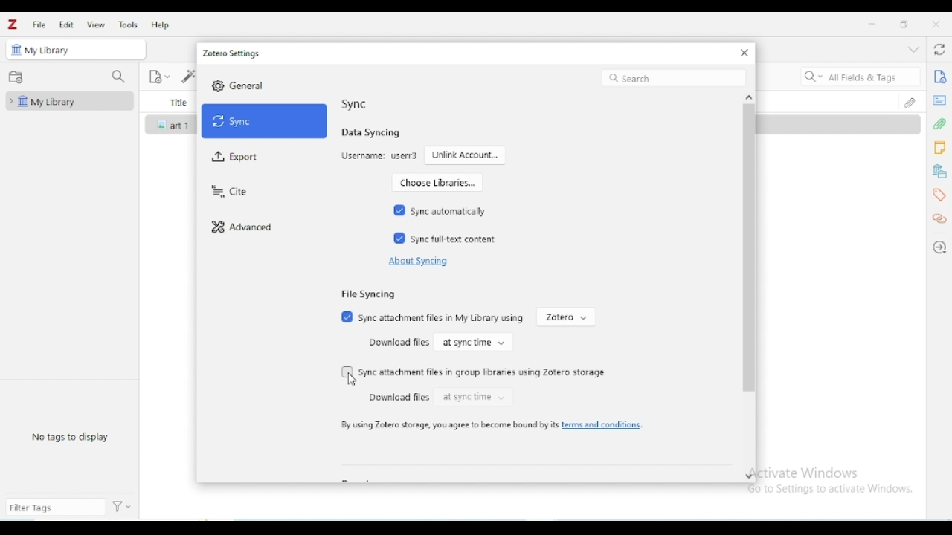 The height and width of the screenshot is (535, 952). What do you see at coordinates (160, 25) in the screenshot?
I see `help` at bounding box center [160, 25].